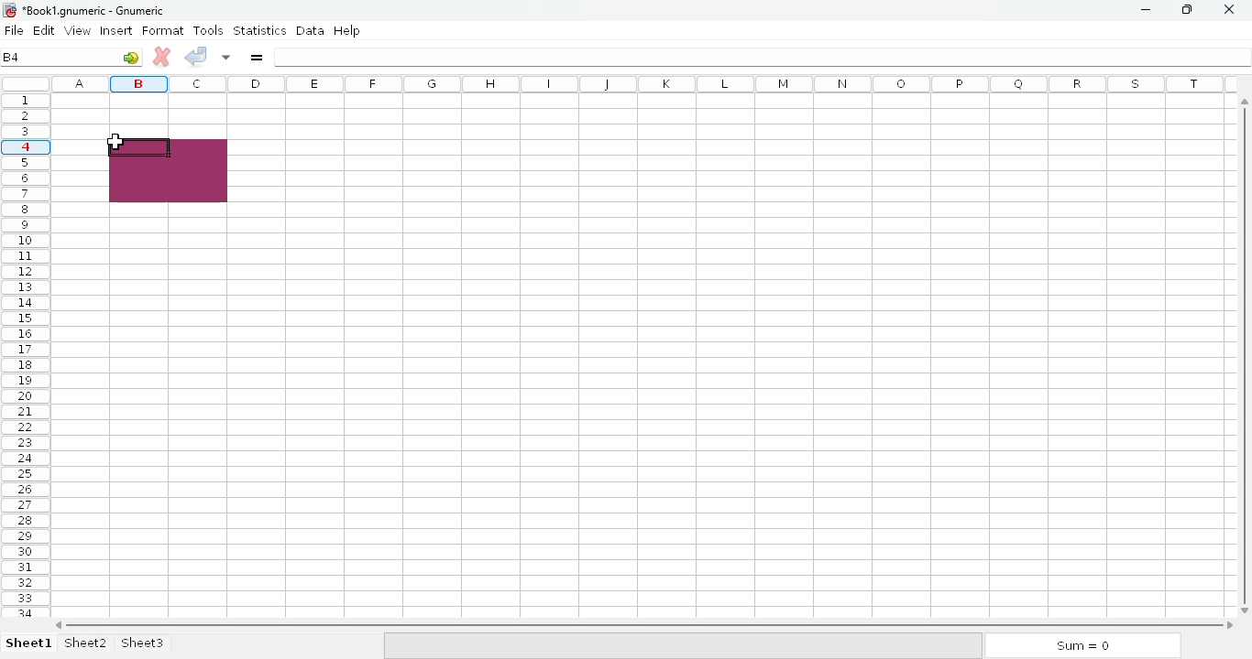  I want to click on close, so click(1229, 16).